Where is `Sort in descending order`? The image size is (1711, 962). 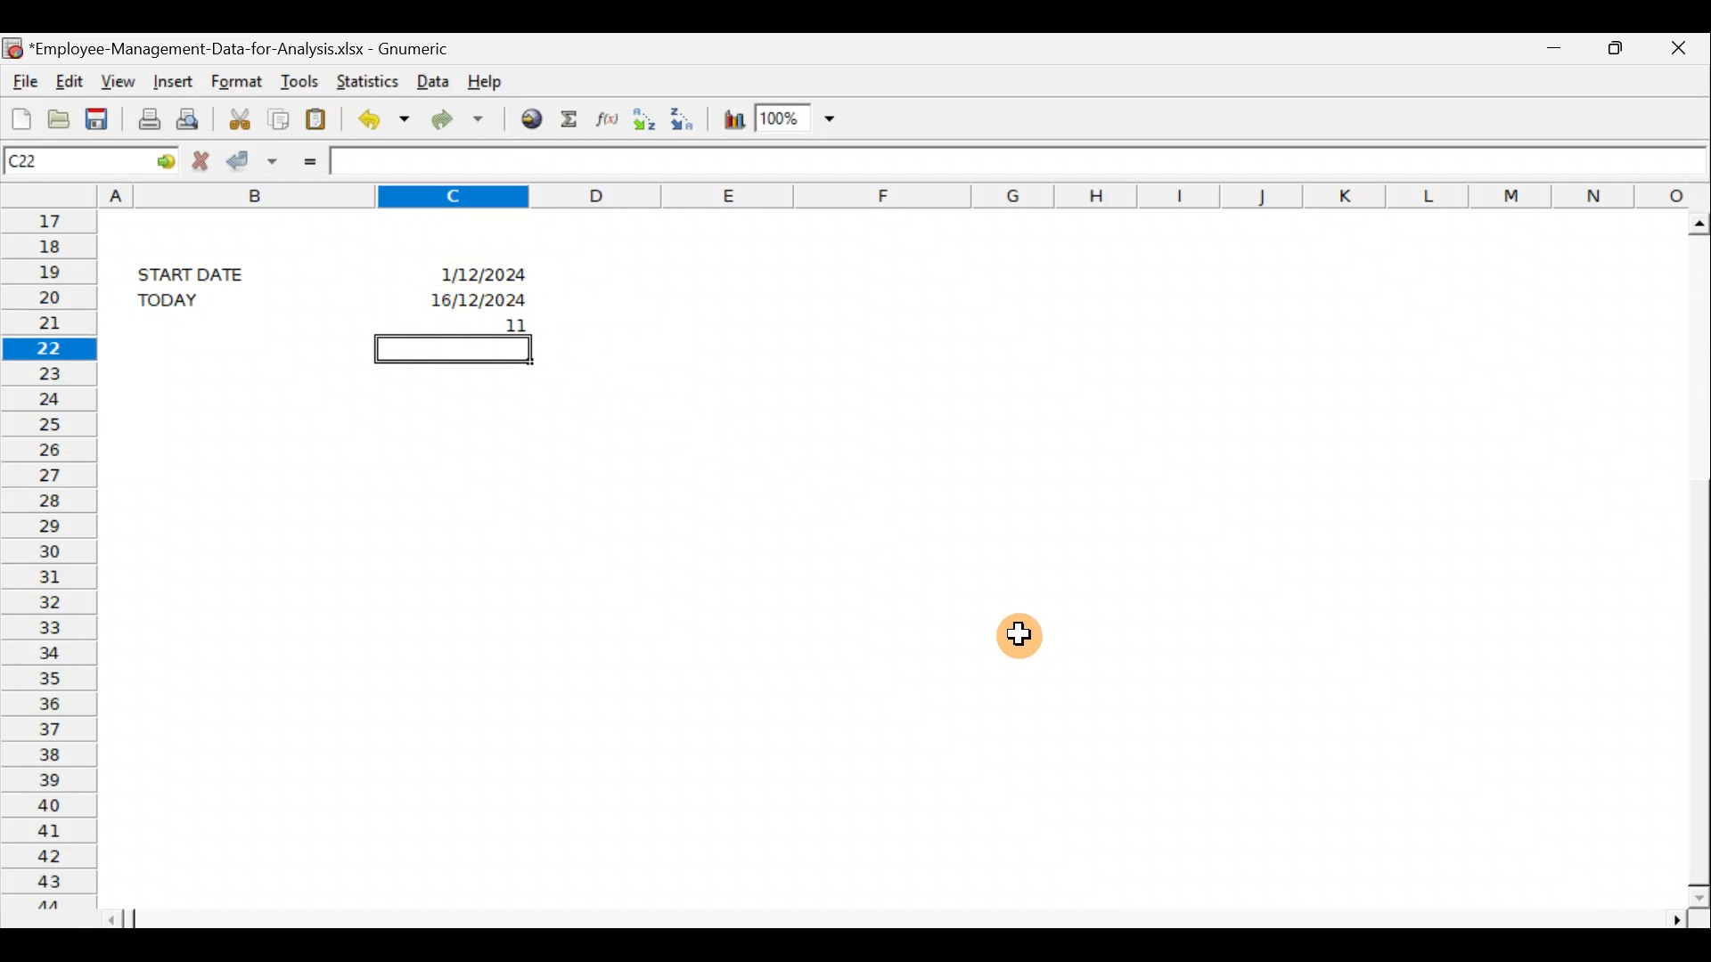
Sort in descending order is located at coordinates (686, 118).